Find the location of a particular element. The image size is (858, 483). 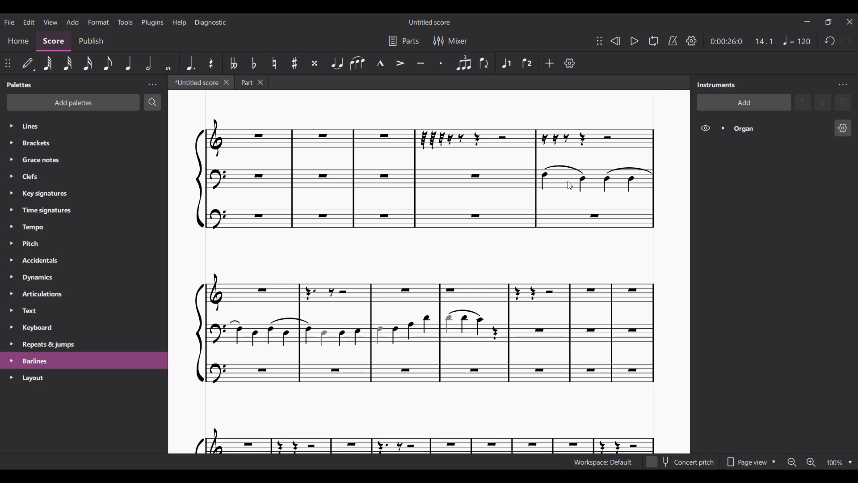

Current instrument is located at coordinates (780, 128).